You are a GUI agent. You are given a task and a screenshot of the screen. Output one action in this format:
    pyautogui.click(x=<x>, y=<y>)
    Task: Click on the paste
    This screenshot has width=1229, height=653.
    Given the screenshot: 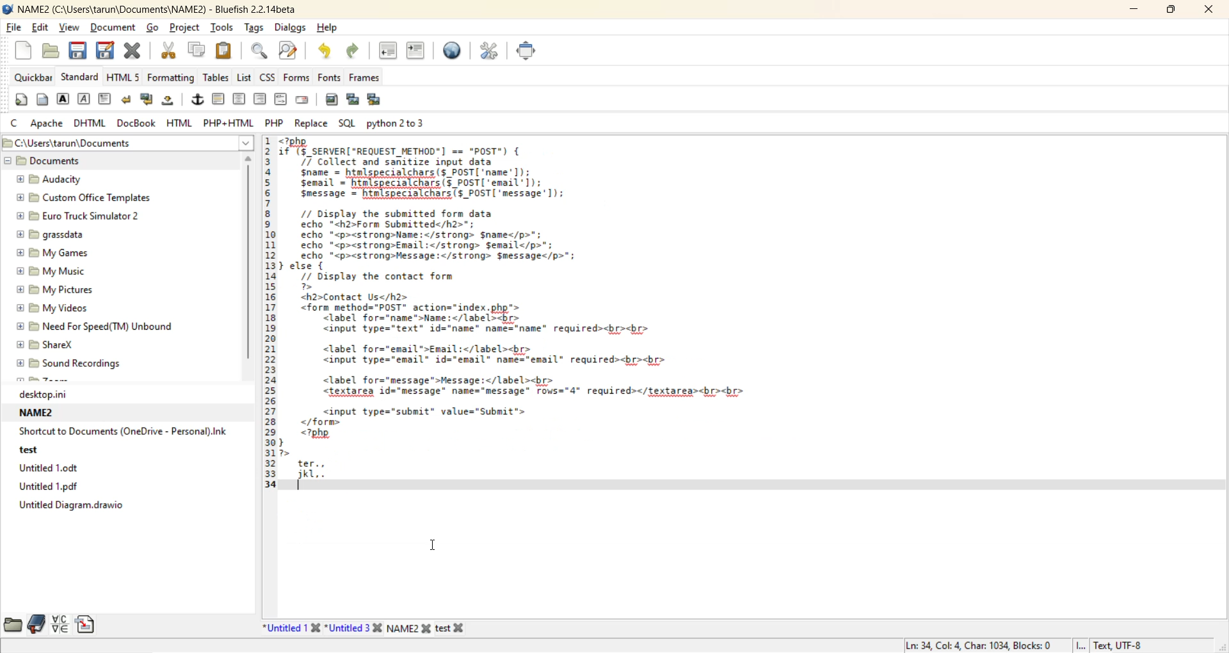 What is the action you would take?
    pyautogui.click(x=225, y=50)
    